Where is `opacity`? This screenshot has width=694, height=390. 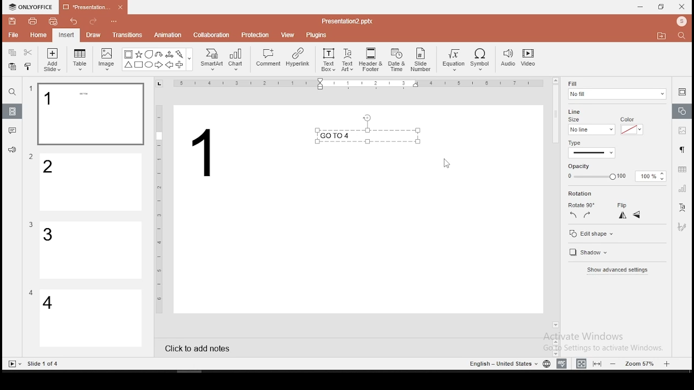 opacity is located at coordinates (615, 177).